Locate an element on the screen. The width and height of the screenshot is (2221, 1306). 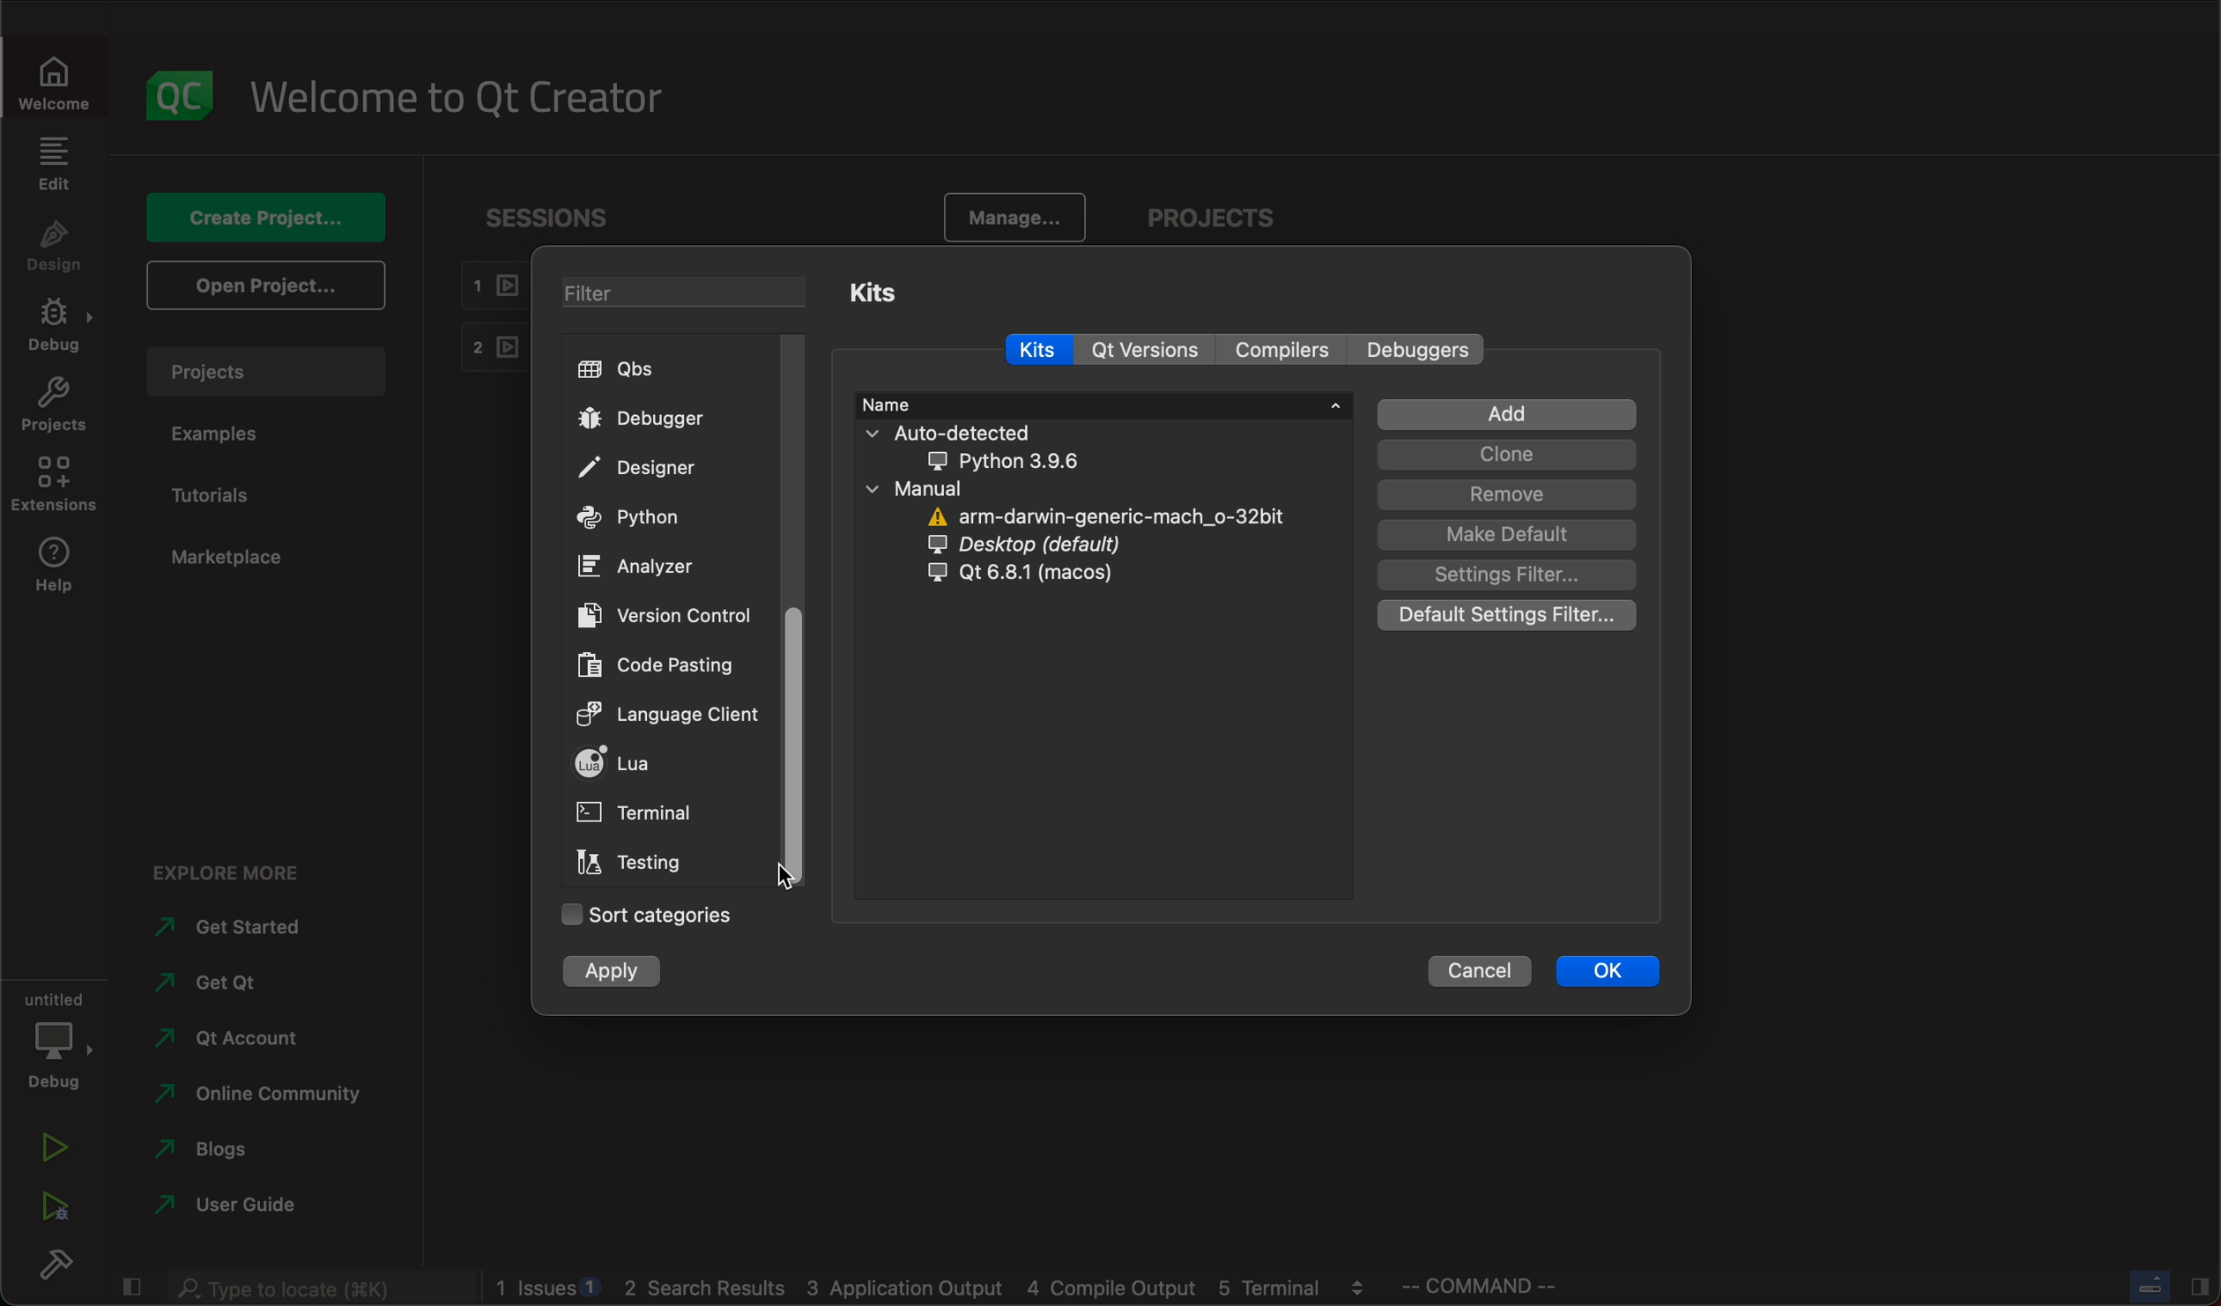
logo is located at coordinates (184, 95).